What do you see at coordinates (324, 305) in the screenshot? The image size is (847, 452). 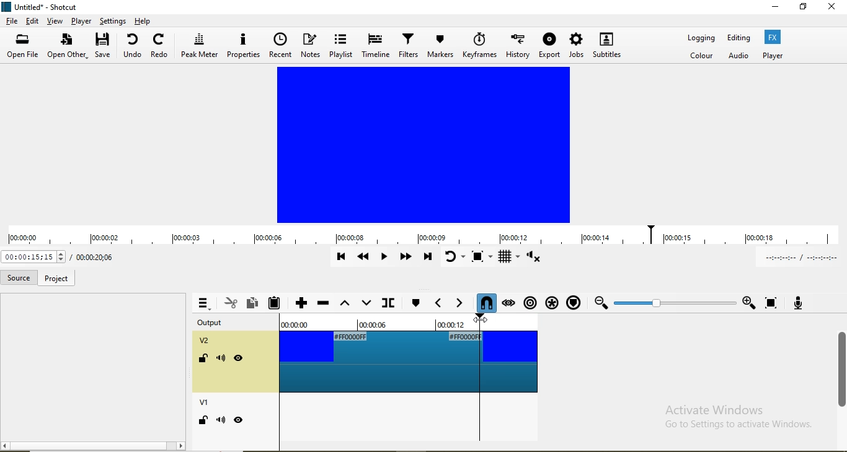 I see `Ripple delete` at bounding box center [324, 305].